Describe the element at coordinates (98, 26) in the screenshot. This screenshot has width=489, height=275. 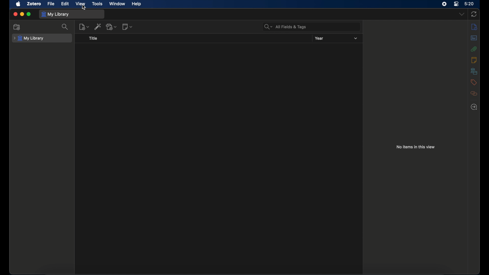
I see `add item by identifier` at that location.